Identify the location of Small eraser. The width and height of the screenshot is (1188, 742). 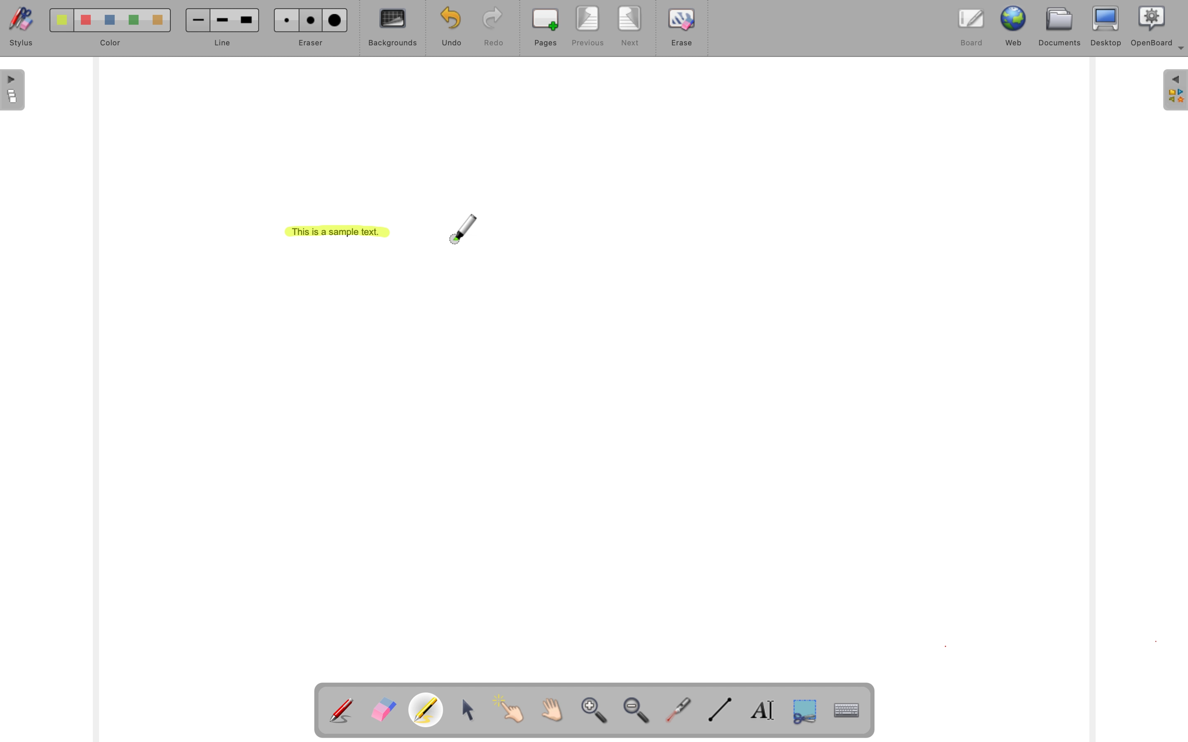
(286, 20).